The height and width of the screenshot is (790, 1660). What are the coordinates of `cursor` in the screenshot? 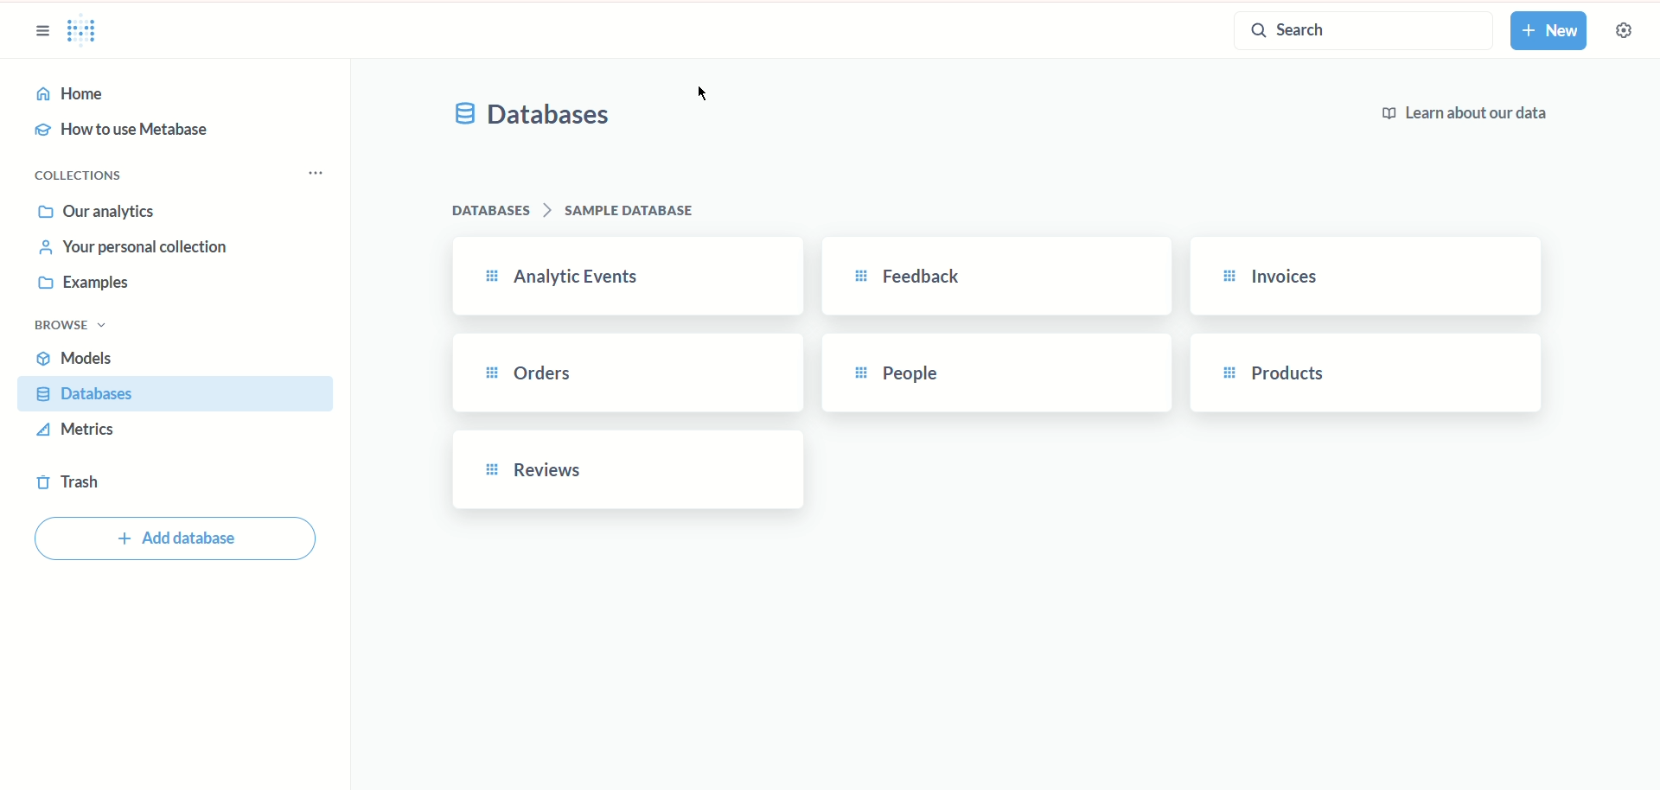 It's located at (702, 92).